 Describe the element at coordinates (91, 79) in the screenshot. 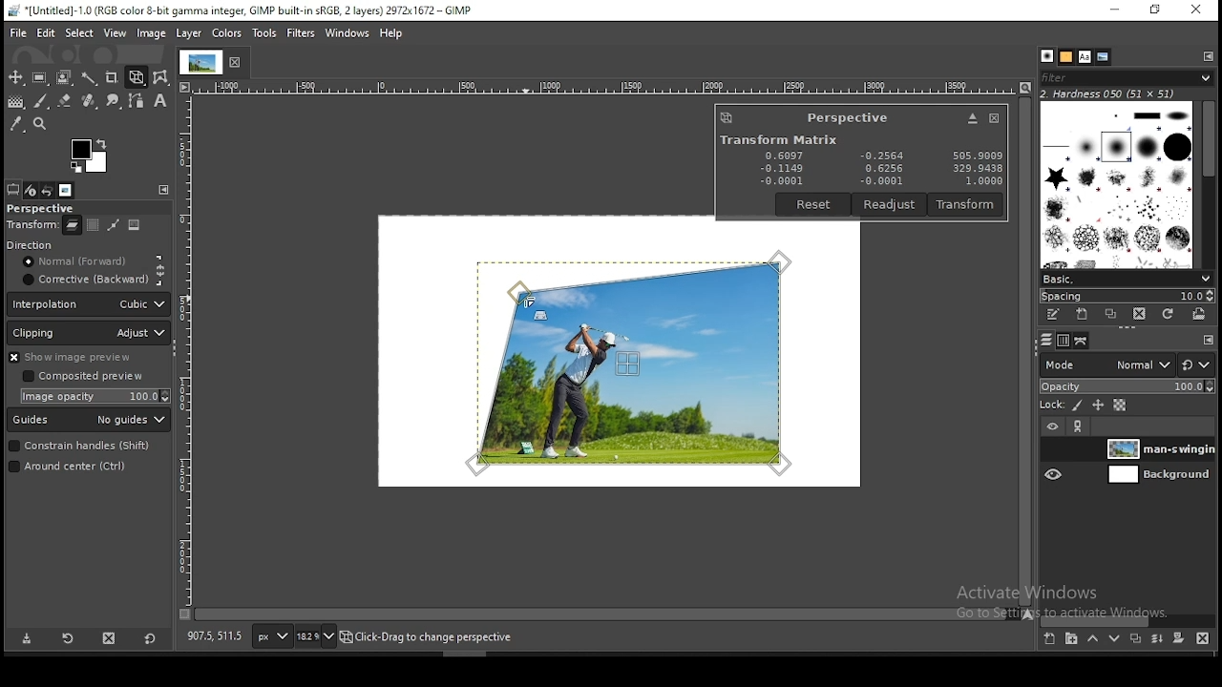

I see `fuzzy select tool` at that location.